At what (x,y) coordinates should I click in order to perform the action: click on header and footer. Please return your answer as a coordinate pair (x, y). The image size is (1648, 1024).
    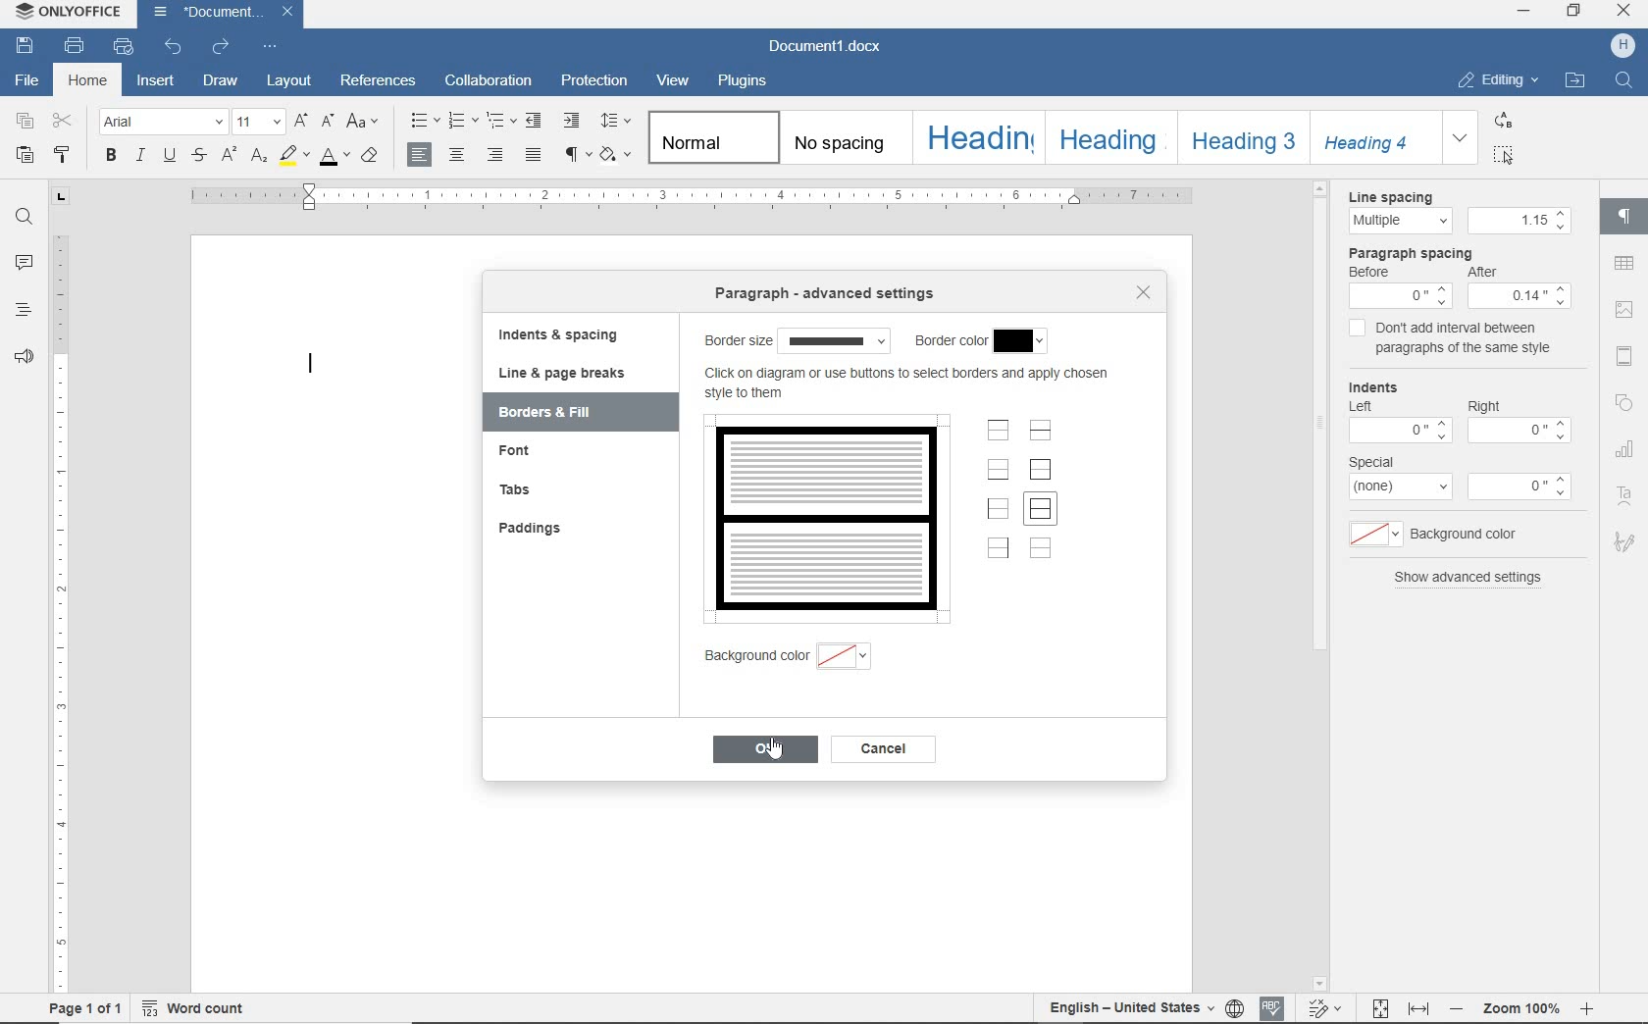
    Looking at the image, I should click on (1626, 358).